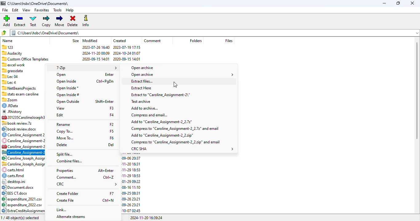 The height and width of the screenshot is (221, 420). I want to click on add to archive, so click(145, 108).